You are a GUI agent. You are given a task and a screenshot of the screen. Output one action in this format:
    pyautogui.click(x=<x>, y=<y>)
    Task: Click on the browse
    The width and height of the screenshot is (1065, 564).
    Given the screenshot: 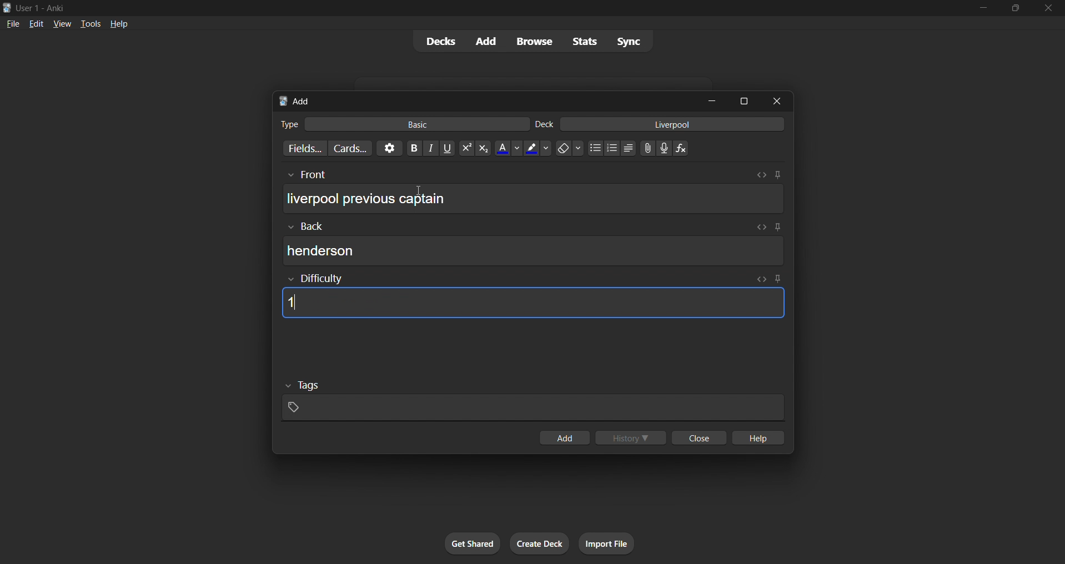 What is the action you would take?
    pyautogui.click(x=532, y=41)
    